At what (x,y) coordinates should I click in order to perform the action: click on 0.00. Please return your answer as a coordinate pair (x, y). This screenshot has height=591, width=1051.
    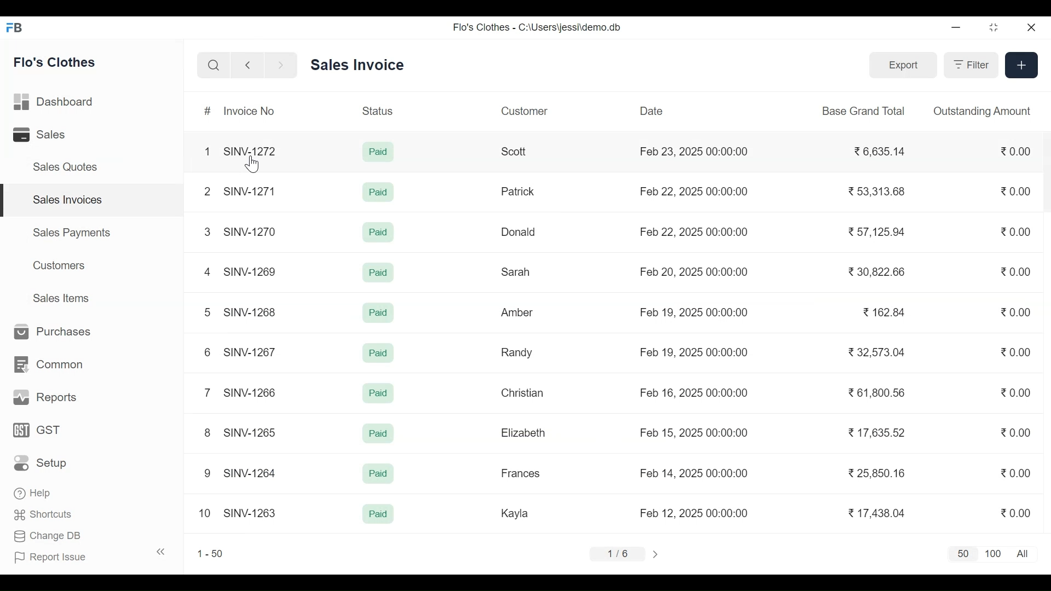
    Looking at the image, I should click on (1017, 191).